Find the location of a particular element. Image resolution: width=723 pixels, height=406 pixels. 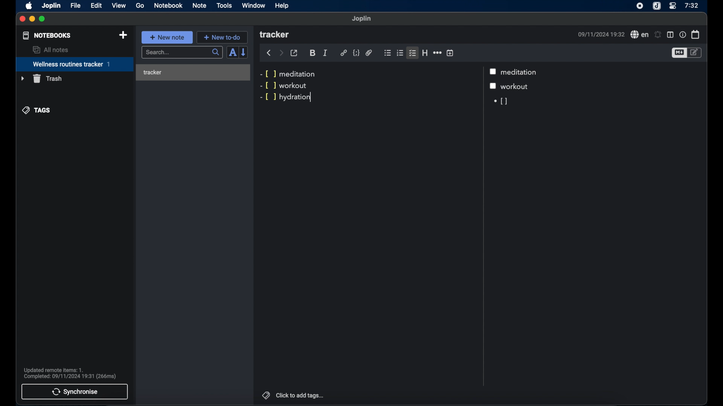

screen recorder is located at coordinates (640, 6).